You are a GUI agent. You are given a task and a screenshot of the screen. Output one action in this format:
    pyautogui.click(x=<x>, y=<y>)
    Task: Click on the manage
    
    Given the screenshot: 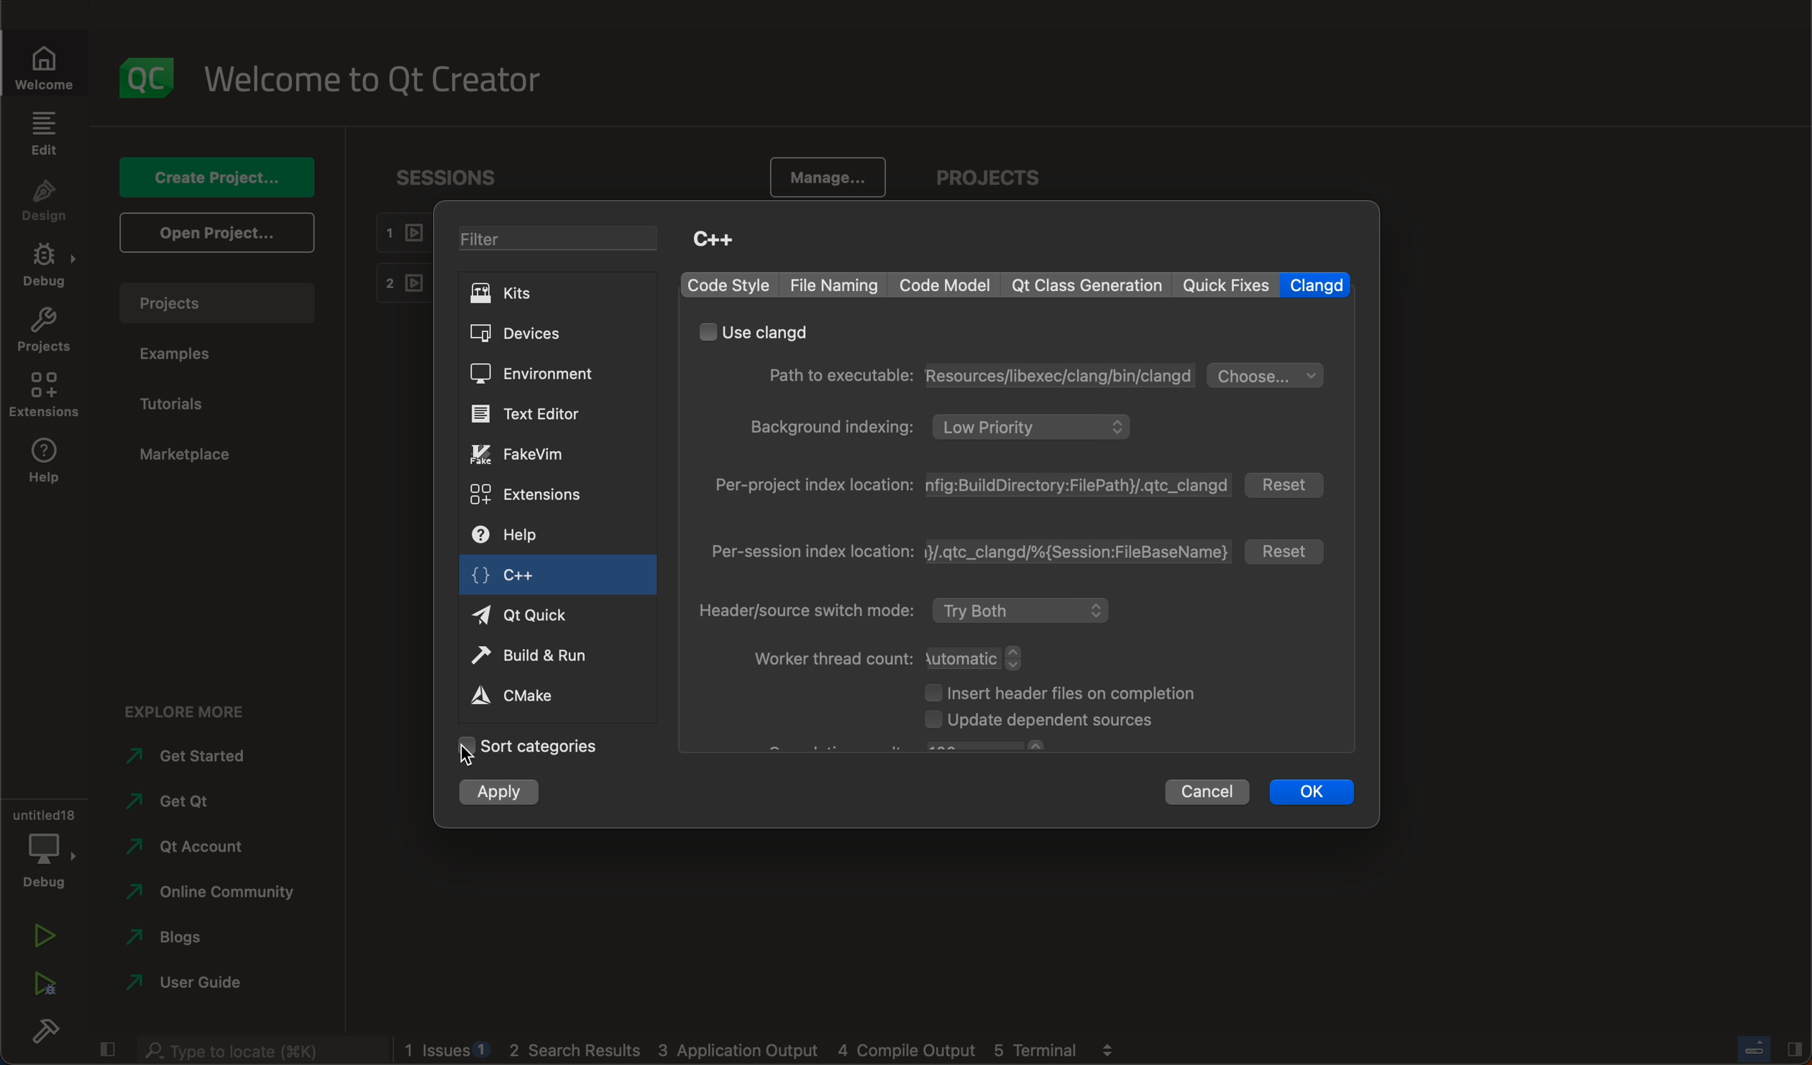 What is the action you would take?
    pyautogui.click(x=823, y=177)
    